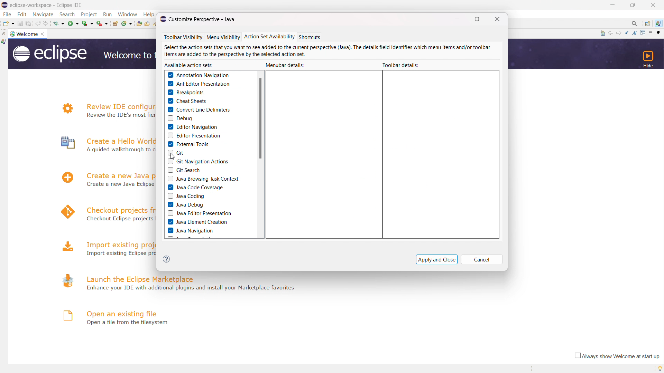 This screenshot has height=373, width=664. I want to click on help, so click(167, 259).